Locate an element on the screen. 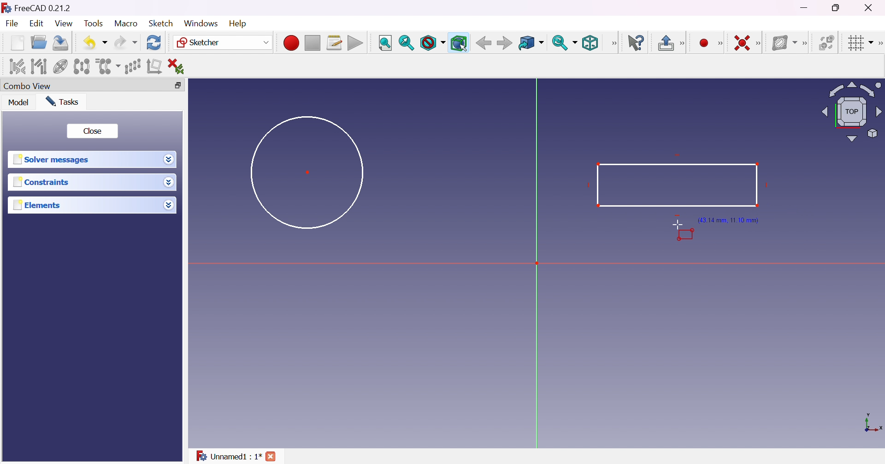 The width and height of the screenshot is (885, 464). x, y axis is located at coordinates (872, 423).